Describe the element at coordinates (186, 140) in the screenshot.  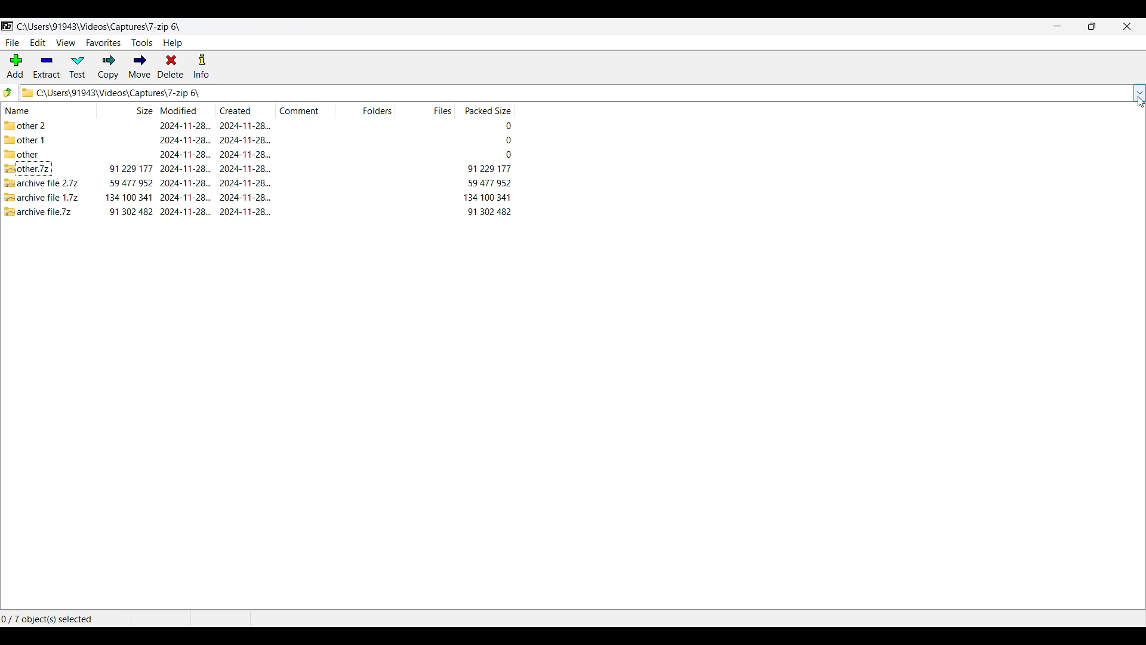
I see `modified date & time` at that location.